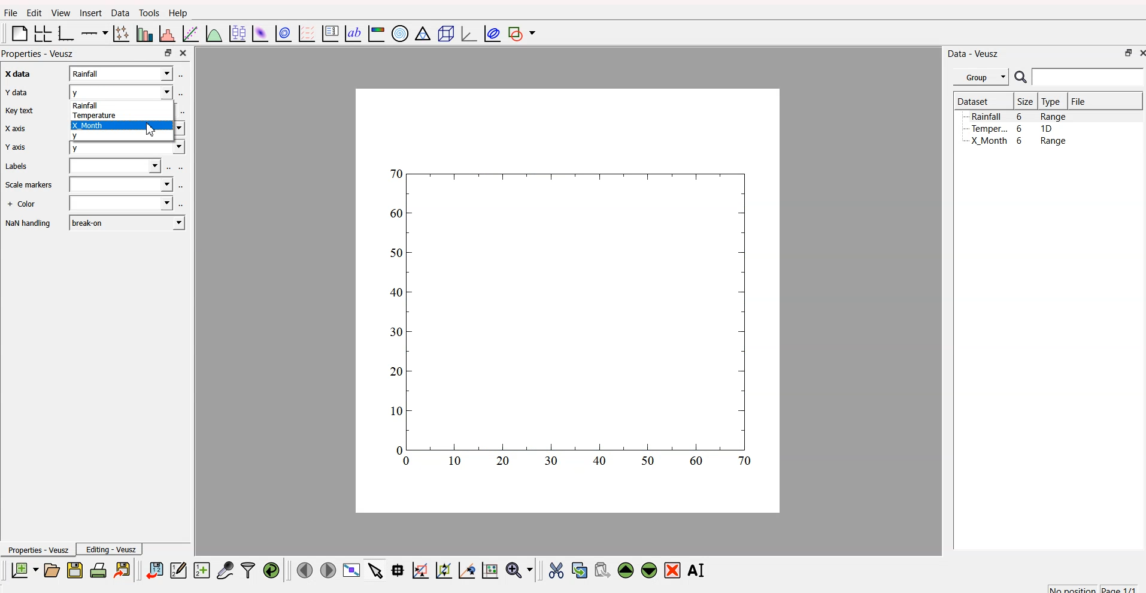 The height and width of the screenshot is (593, 1146). What do you see at coordinates (90, 13) in the screenshot?
I see `Insert` at bounding box center [90, 13].